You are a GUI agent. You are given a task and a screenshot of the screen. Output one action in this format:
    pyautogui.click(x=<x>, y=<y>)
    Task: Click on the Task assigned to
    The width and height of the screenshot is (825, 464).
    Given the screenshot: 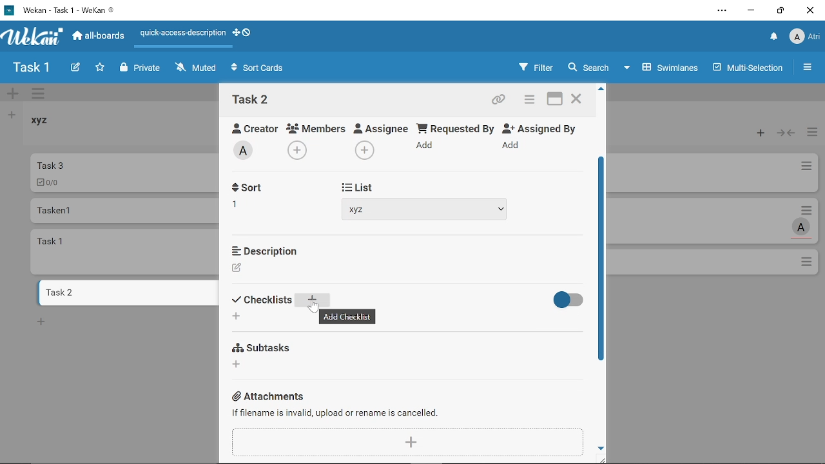 What is the action you would take?
    pyautogui.click(x=802, y=227)
    